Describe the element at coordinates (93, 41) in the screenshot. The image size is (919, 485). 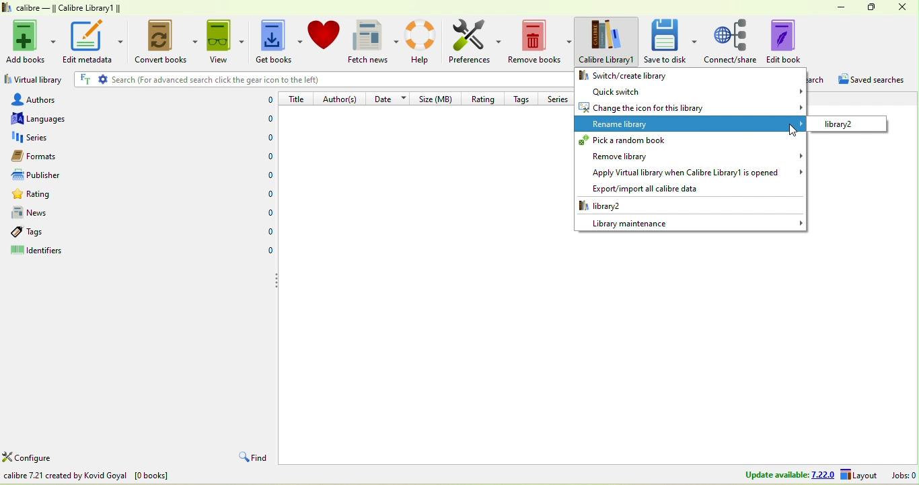
I see `edit metadata` at that location.